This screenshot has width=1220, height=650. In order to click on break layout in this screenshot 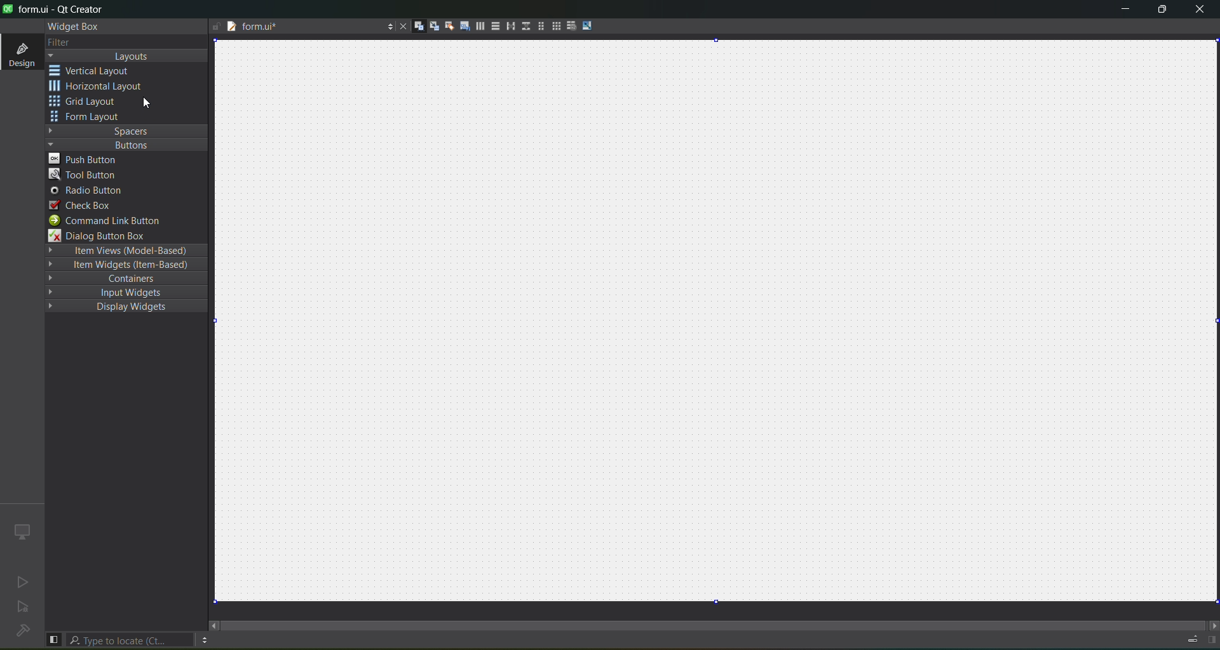, I will do `click(571, 25)`.